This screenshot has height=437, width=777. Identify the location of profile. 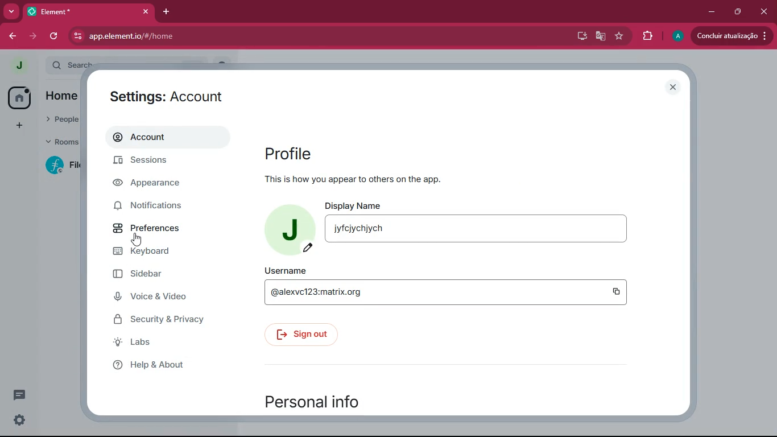
(676, 36).